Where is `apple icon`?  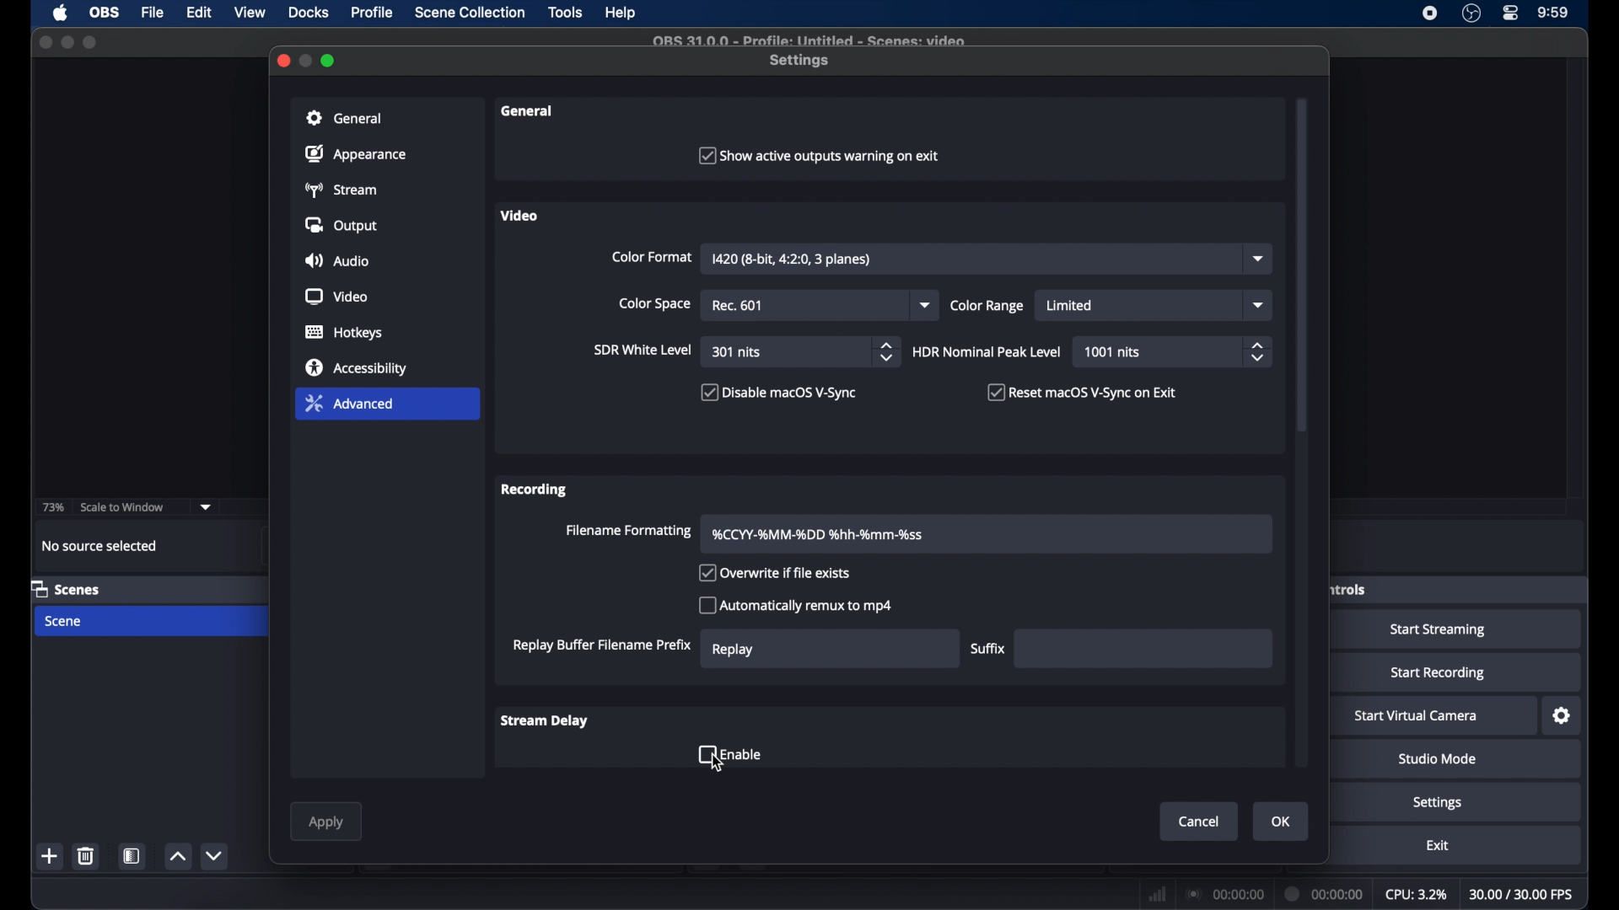
apple icon is located at coordinates (60, 13).